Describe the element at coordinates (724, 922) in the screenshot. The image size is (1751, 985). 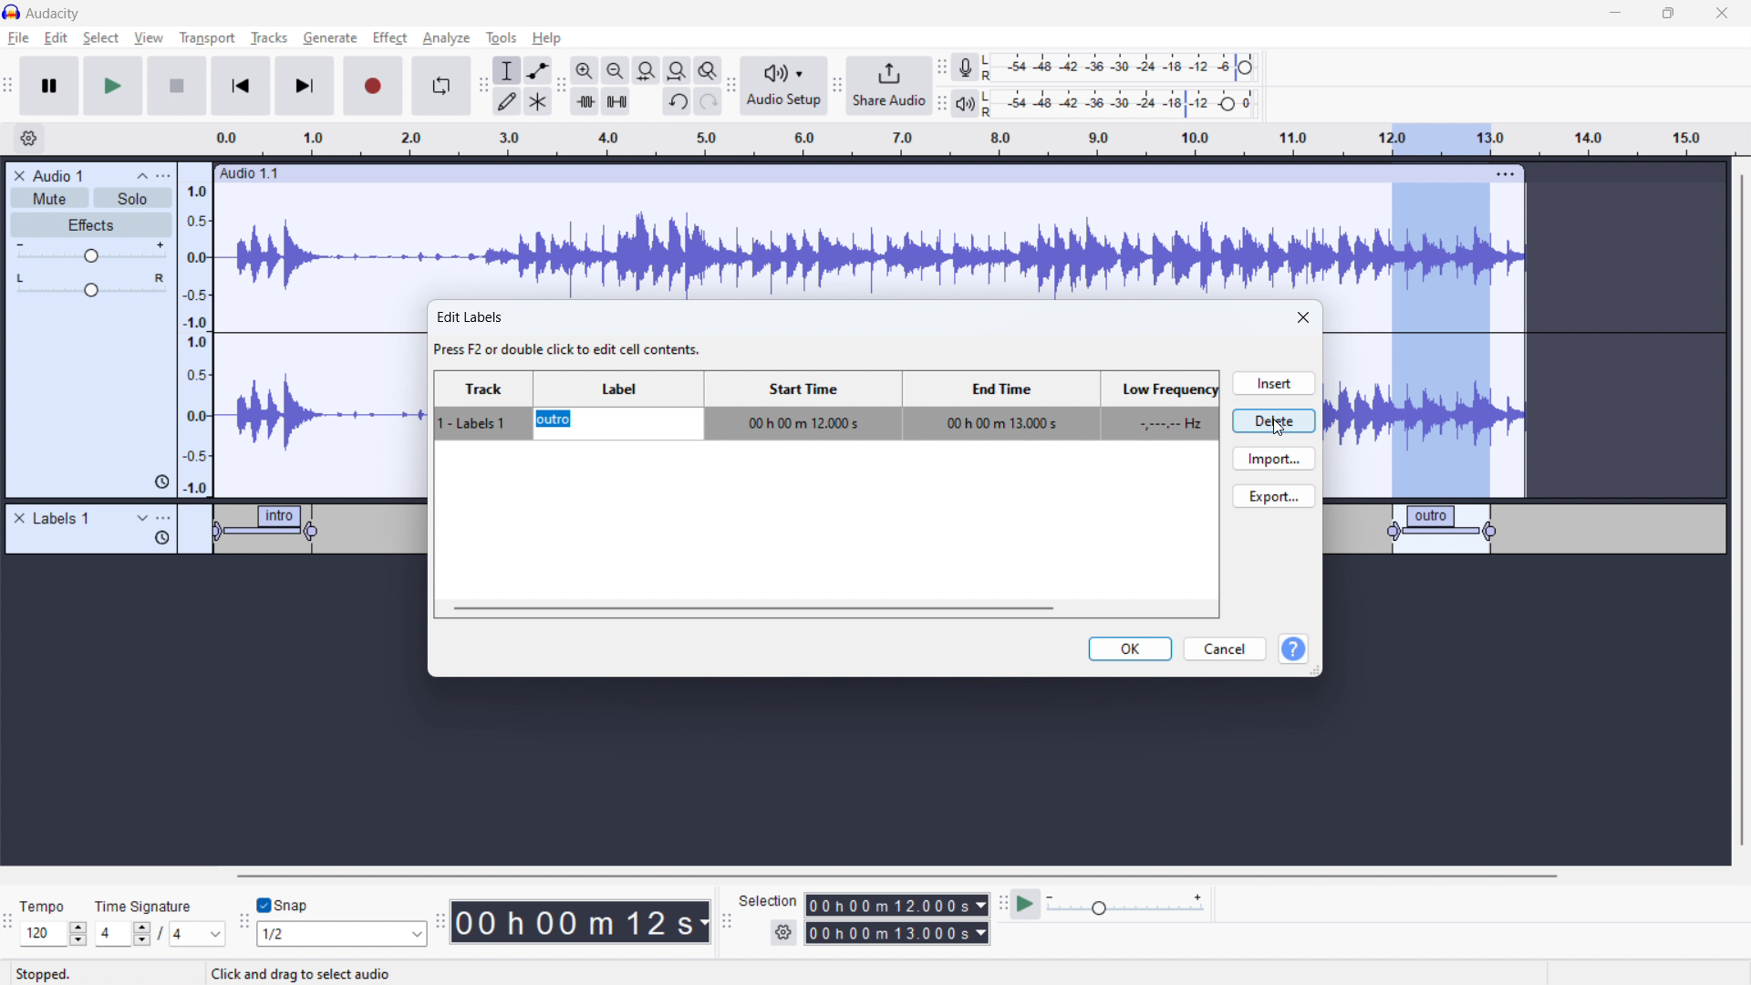
I see `selection toolbar` at that location.